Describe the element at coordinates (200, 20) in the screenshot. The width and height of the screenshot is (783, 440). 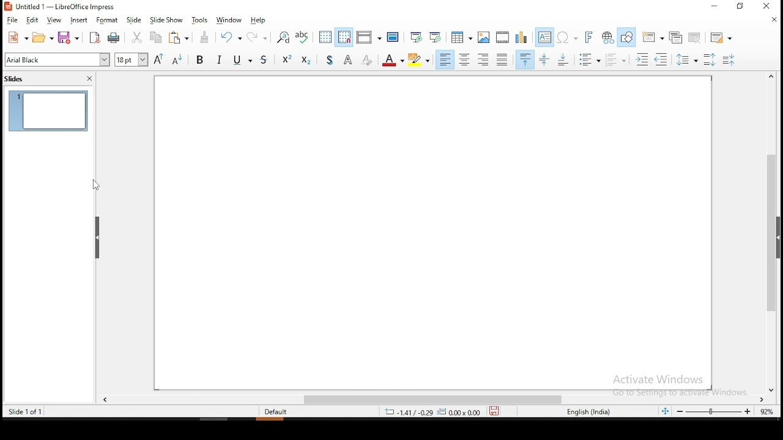
I see `tools` at that location.